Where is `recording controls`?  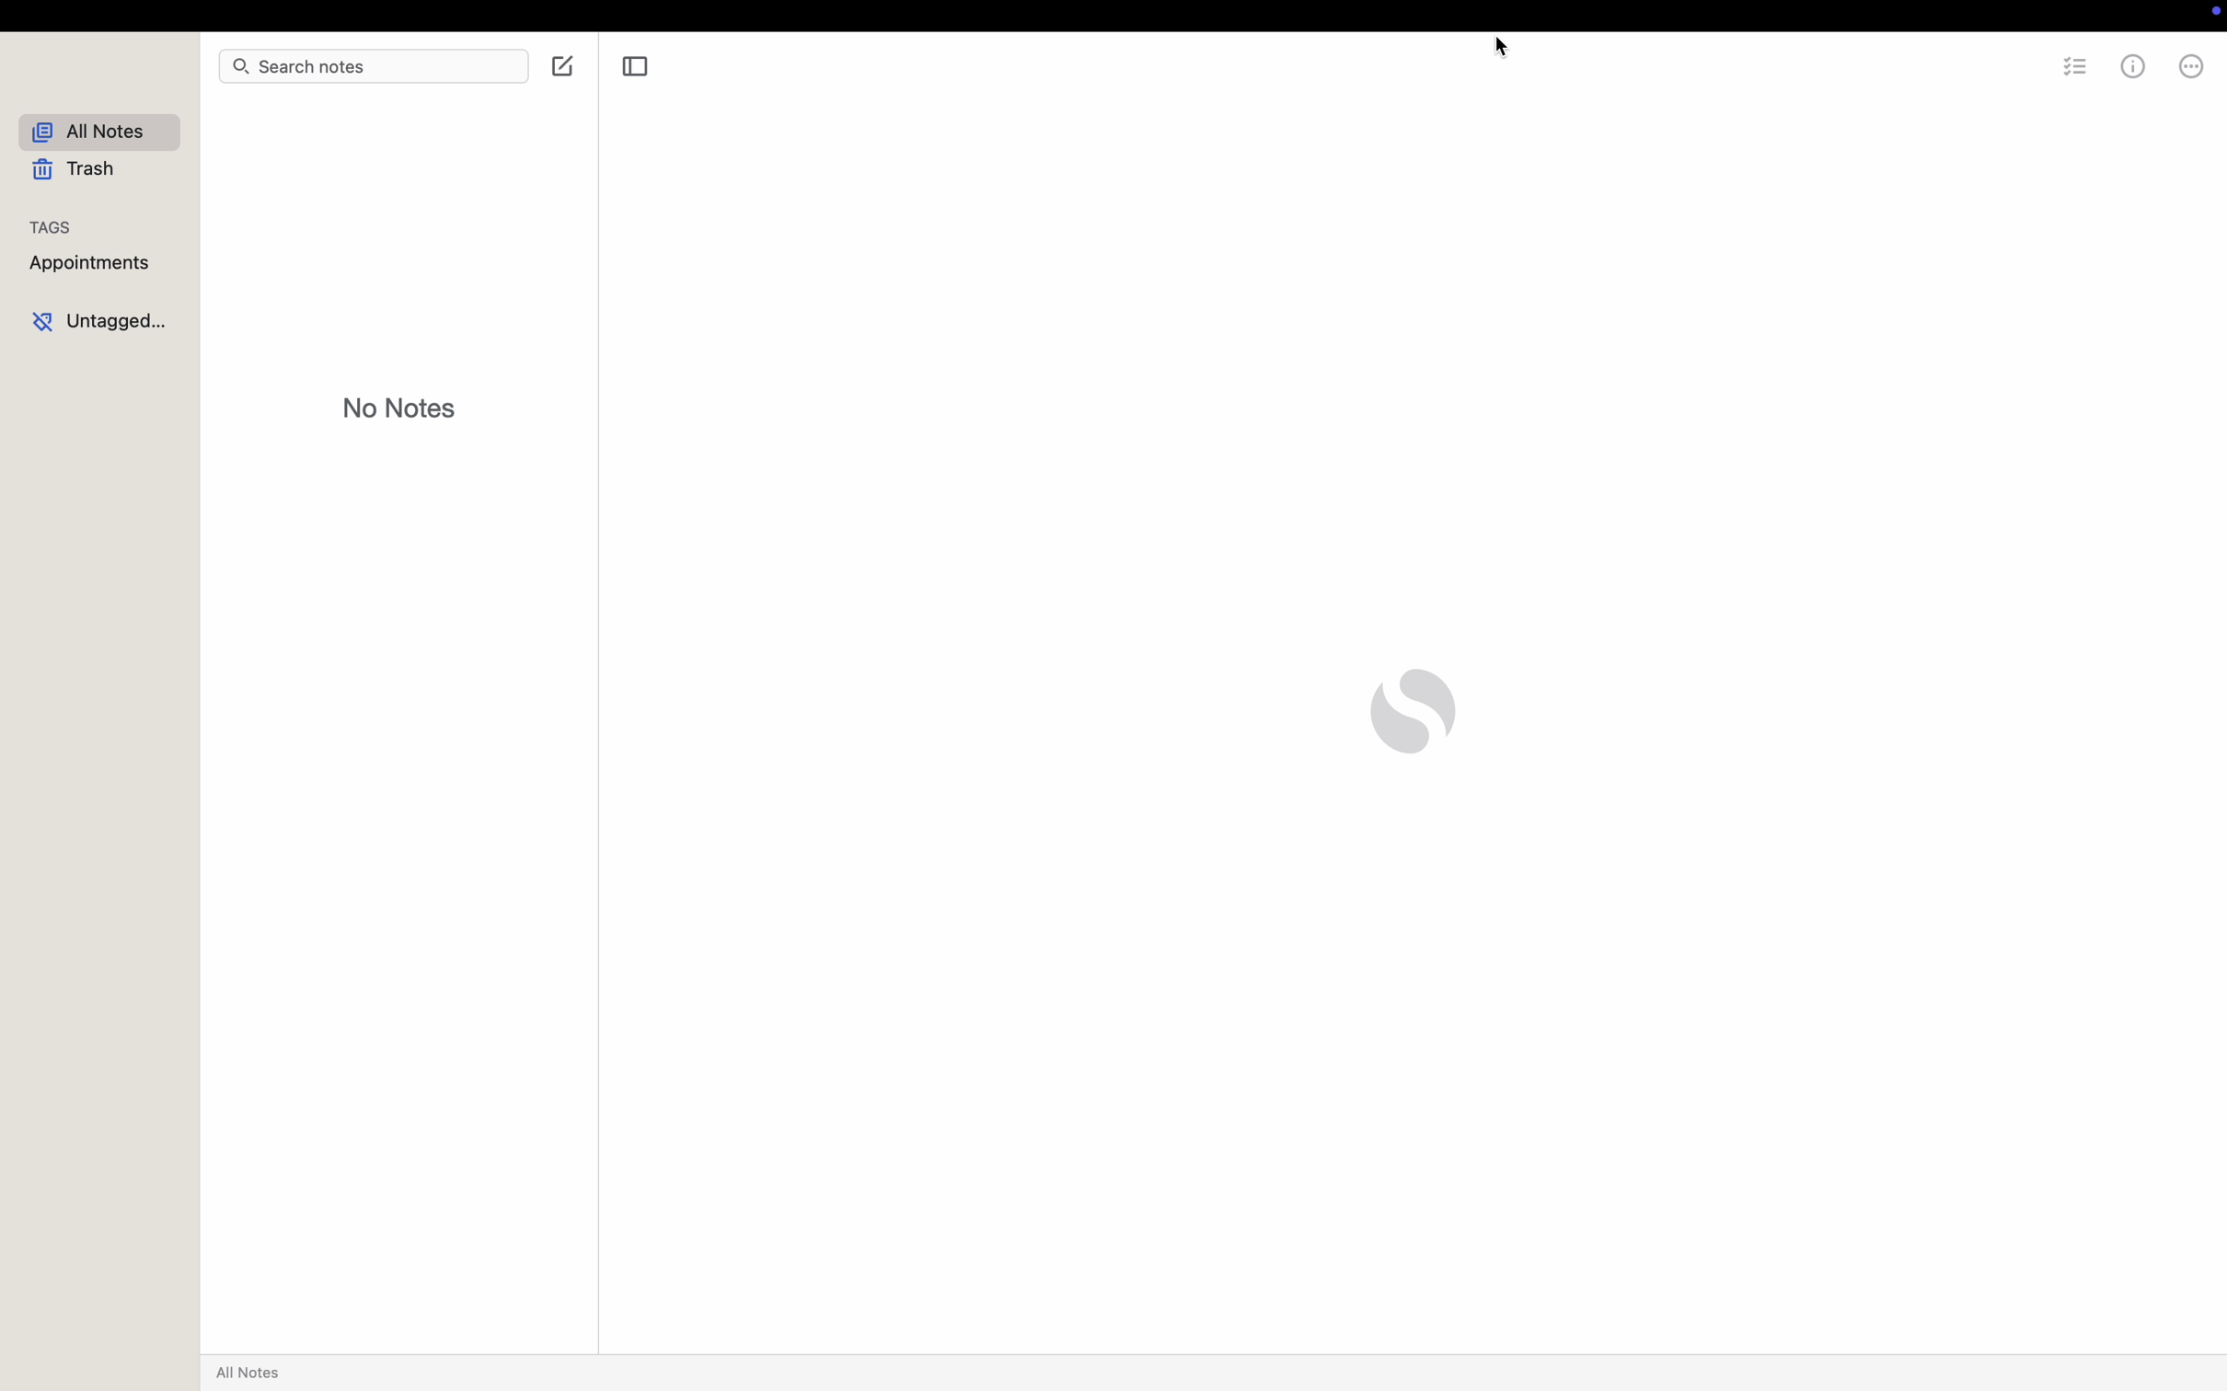
recording controls is located at coordinates (2209, 13).